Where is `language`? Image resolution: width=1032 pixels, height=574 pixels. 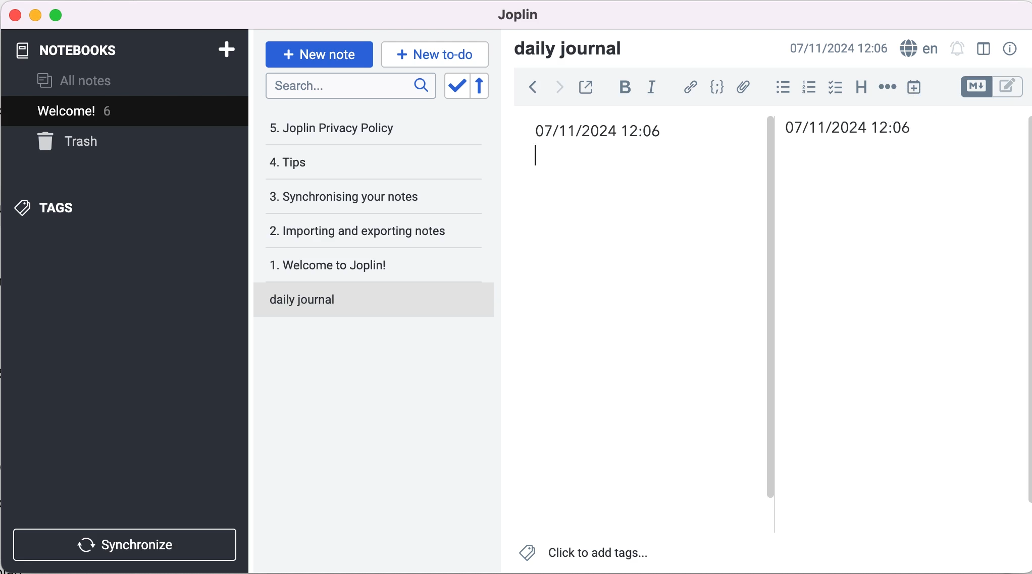 language is located at coordinates (918, 49).